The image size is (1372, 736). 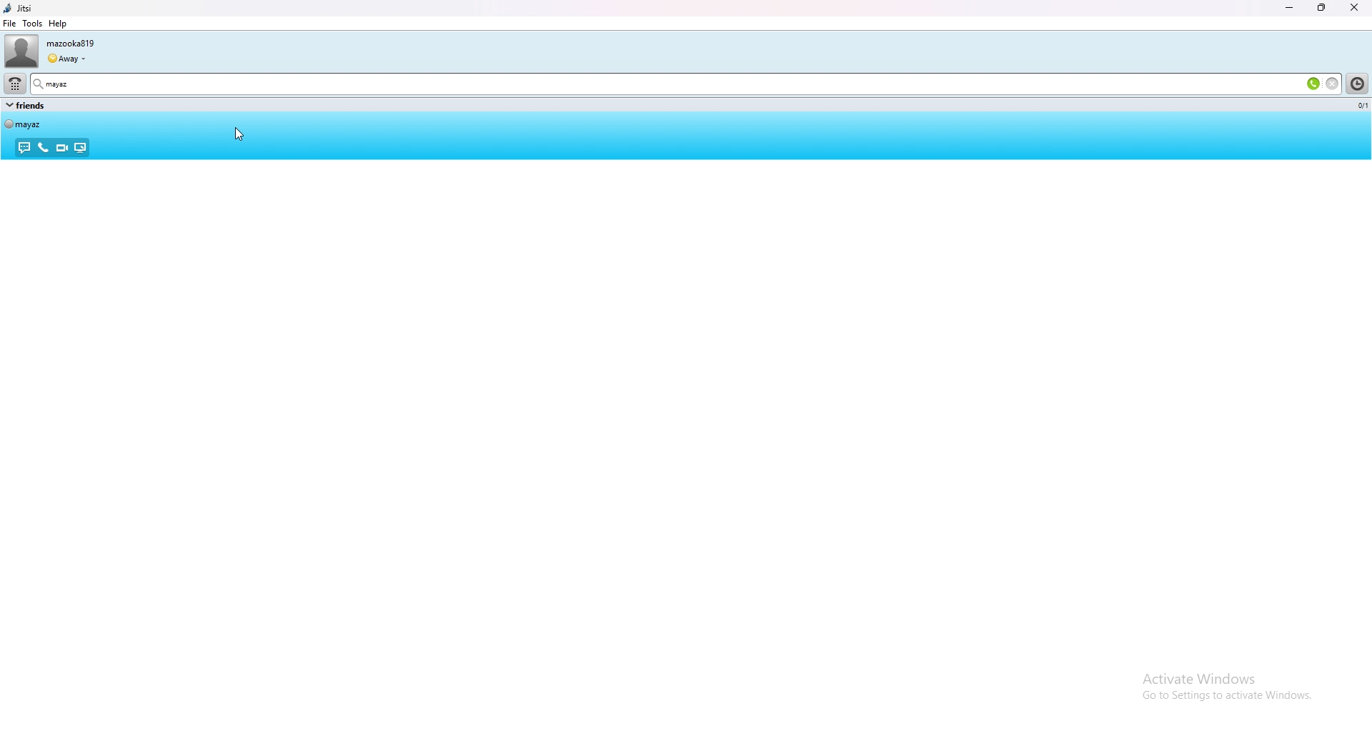 What do you see at coordinates (1289, 9) in the screenshot?
I see `minimize` at bounding box center [1289, 9].